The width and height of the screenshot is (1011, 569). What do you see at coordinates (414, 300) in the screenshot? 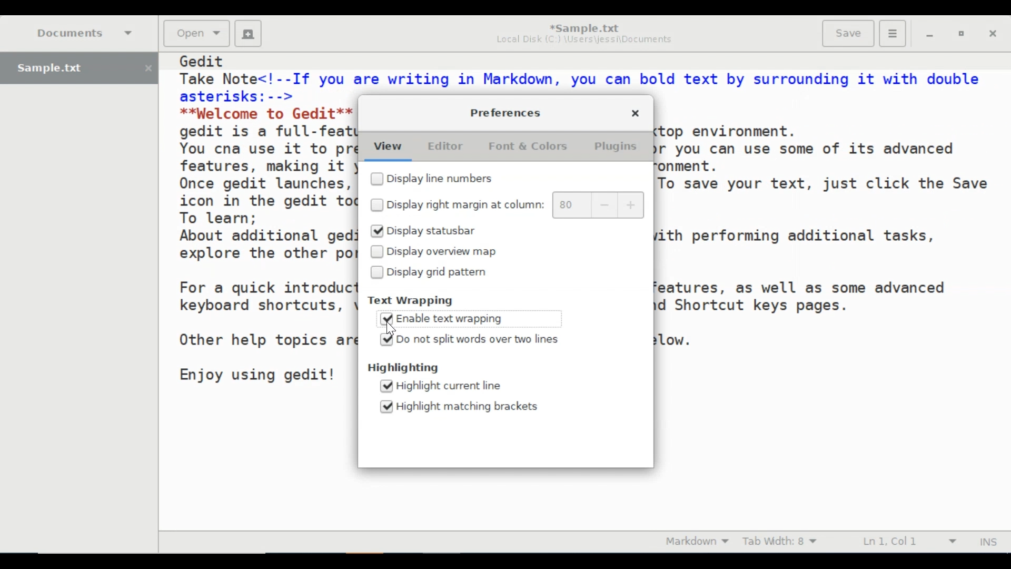
I see `Text Wrapping` at bounding box center [414, 300].